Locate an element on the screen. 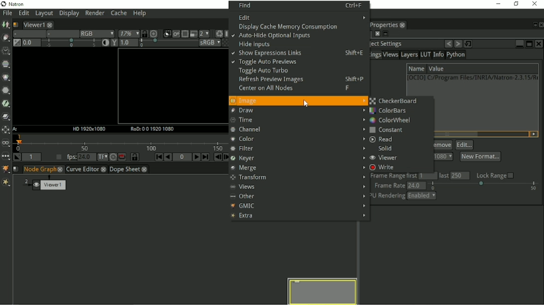  Zoom is located at coordinates (127, 34).